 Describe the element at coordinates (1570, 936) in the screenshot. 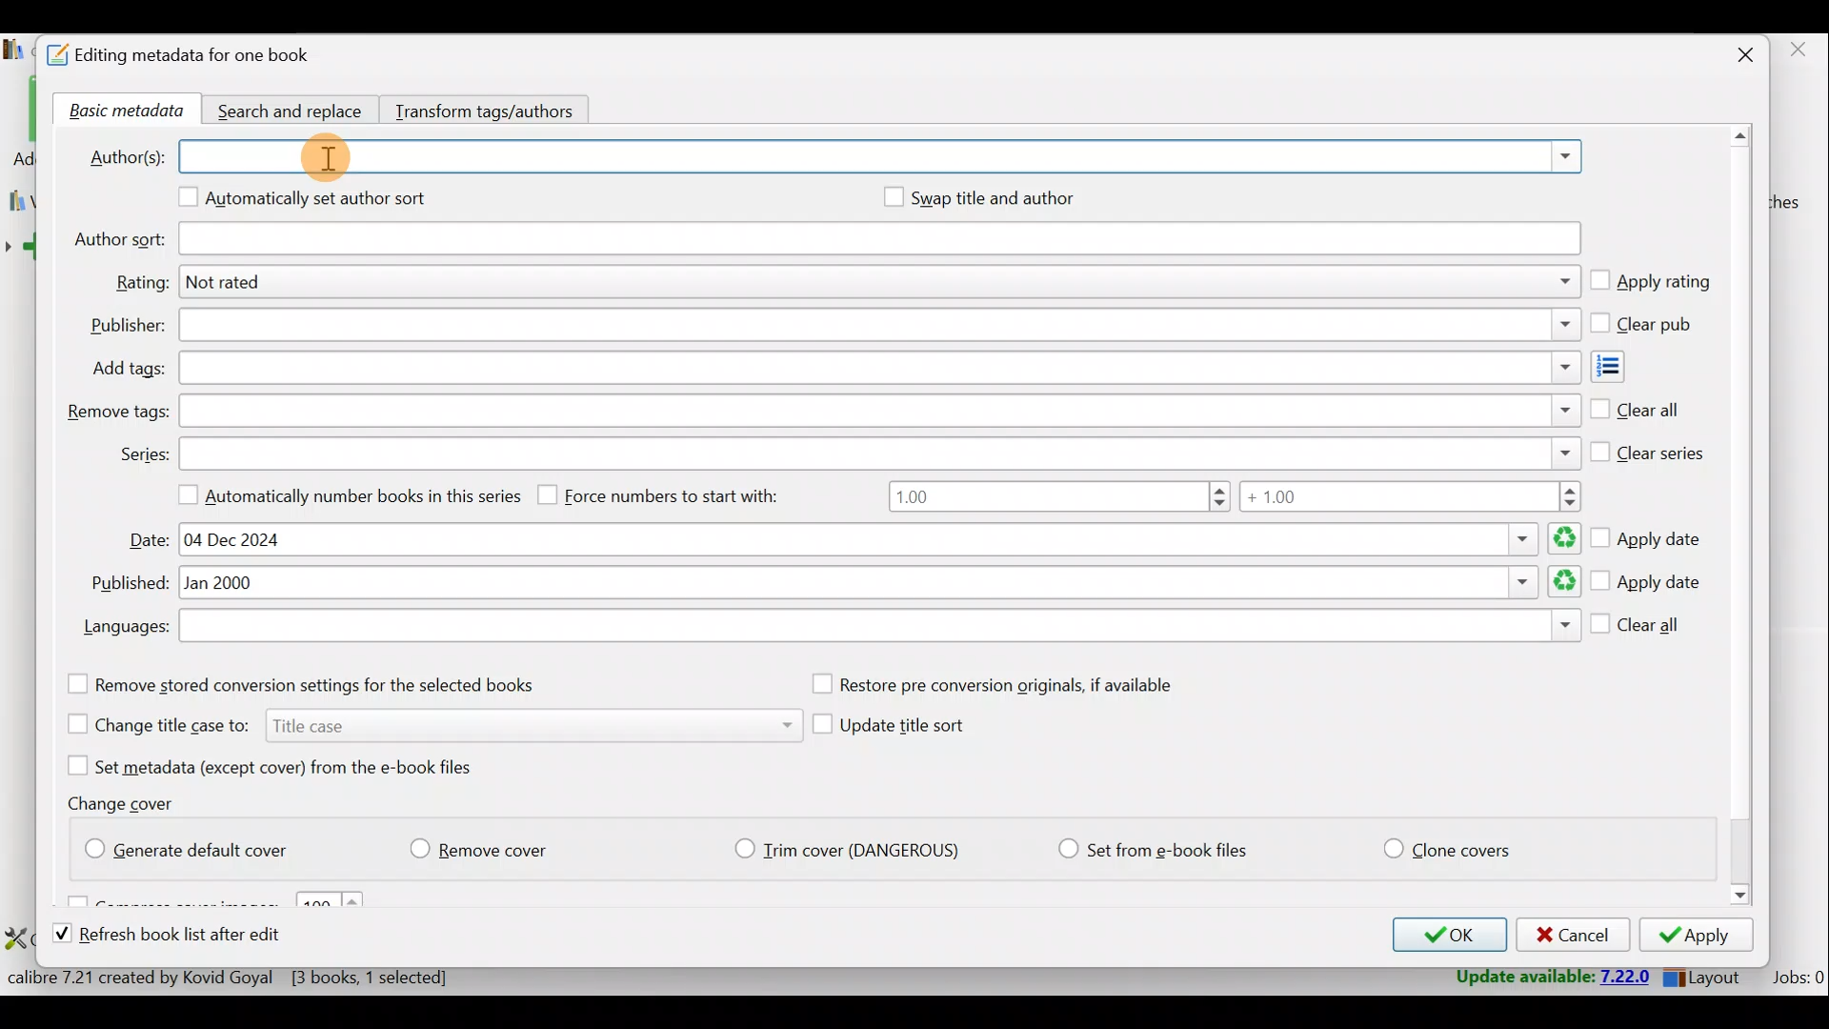

I see `Cancel` at that location.